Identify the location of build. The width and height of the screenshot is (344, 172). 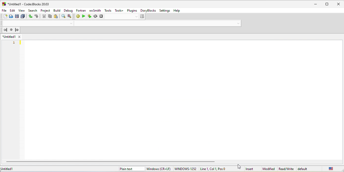
(78, 16).